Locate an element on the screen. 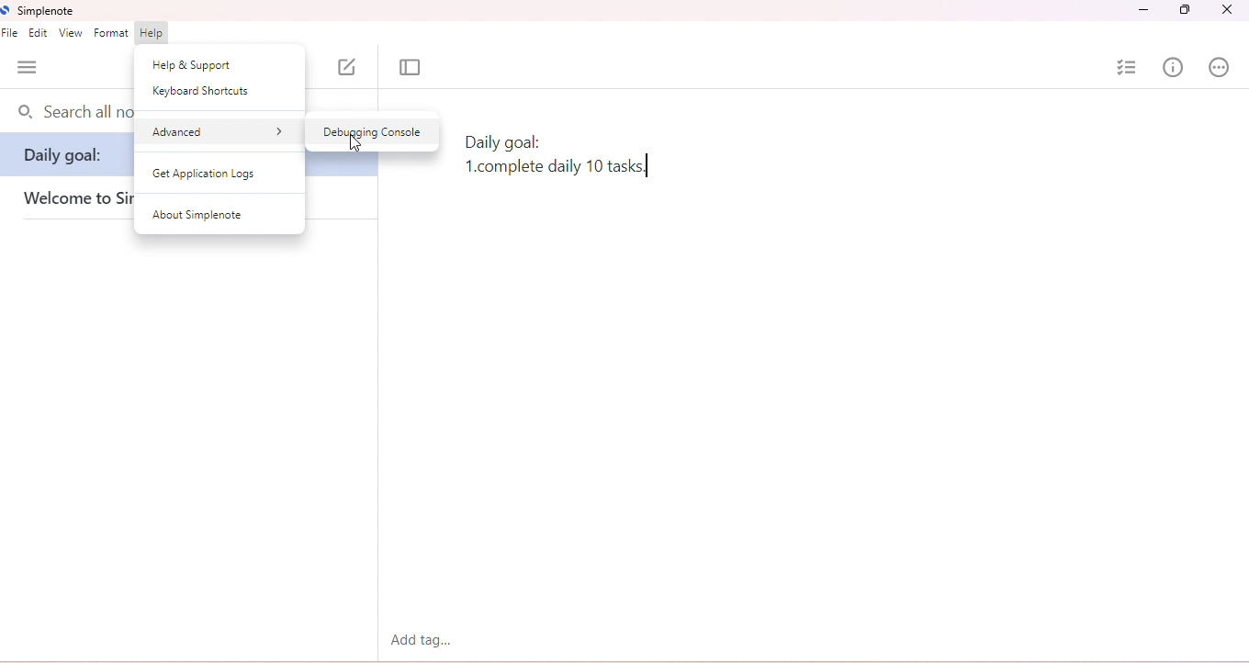 The height and width of the screenshot is (663, 1249). simplenote is located at coordinates (39, 10).